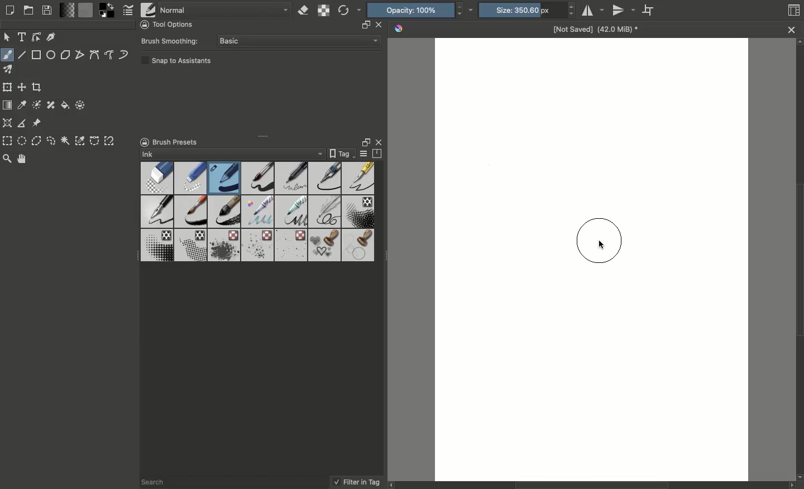 This screenshot has height=489, width=804. Describe the element at coordinates (364, 142) in the screenshot. I see `Float docker` at that location.